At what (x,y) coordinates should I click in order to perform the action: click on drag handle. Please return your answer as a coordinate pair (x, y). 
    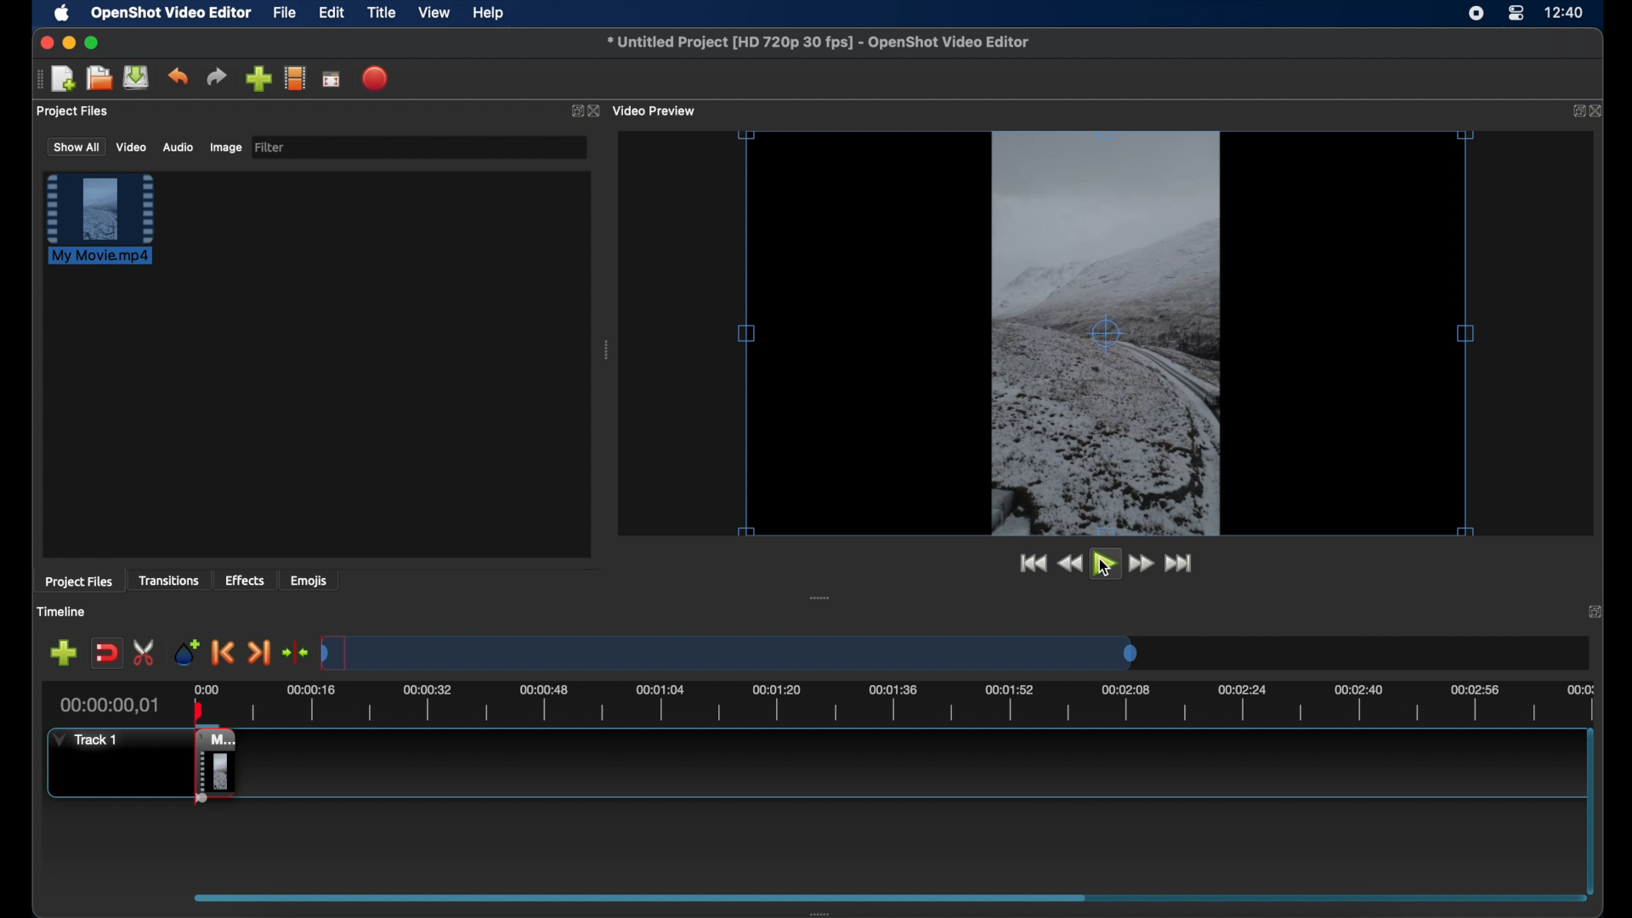
    Looking at the image, I should click on (818, 911).